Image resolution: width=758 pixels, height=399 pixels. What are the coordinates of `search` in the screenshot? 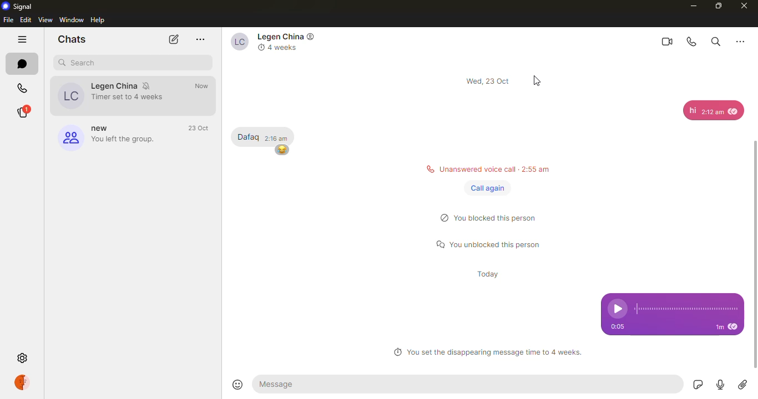 It's located at (716, 41).